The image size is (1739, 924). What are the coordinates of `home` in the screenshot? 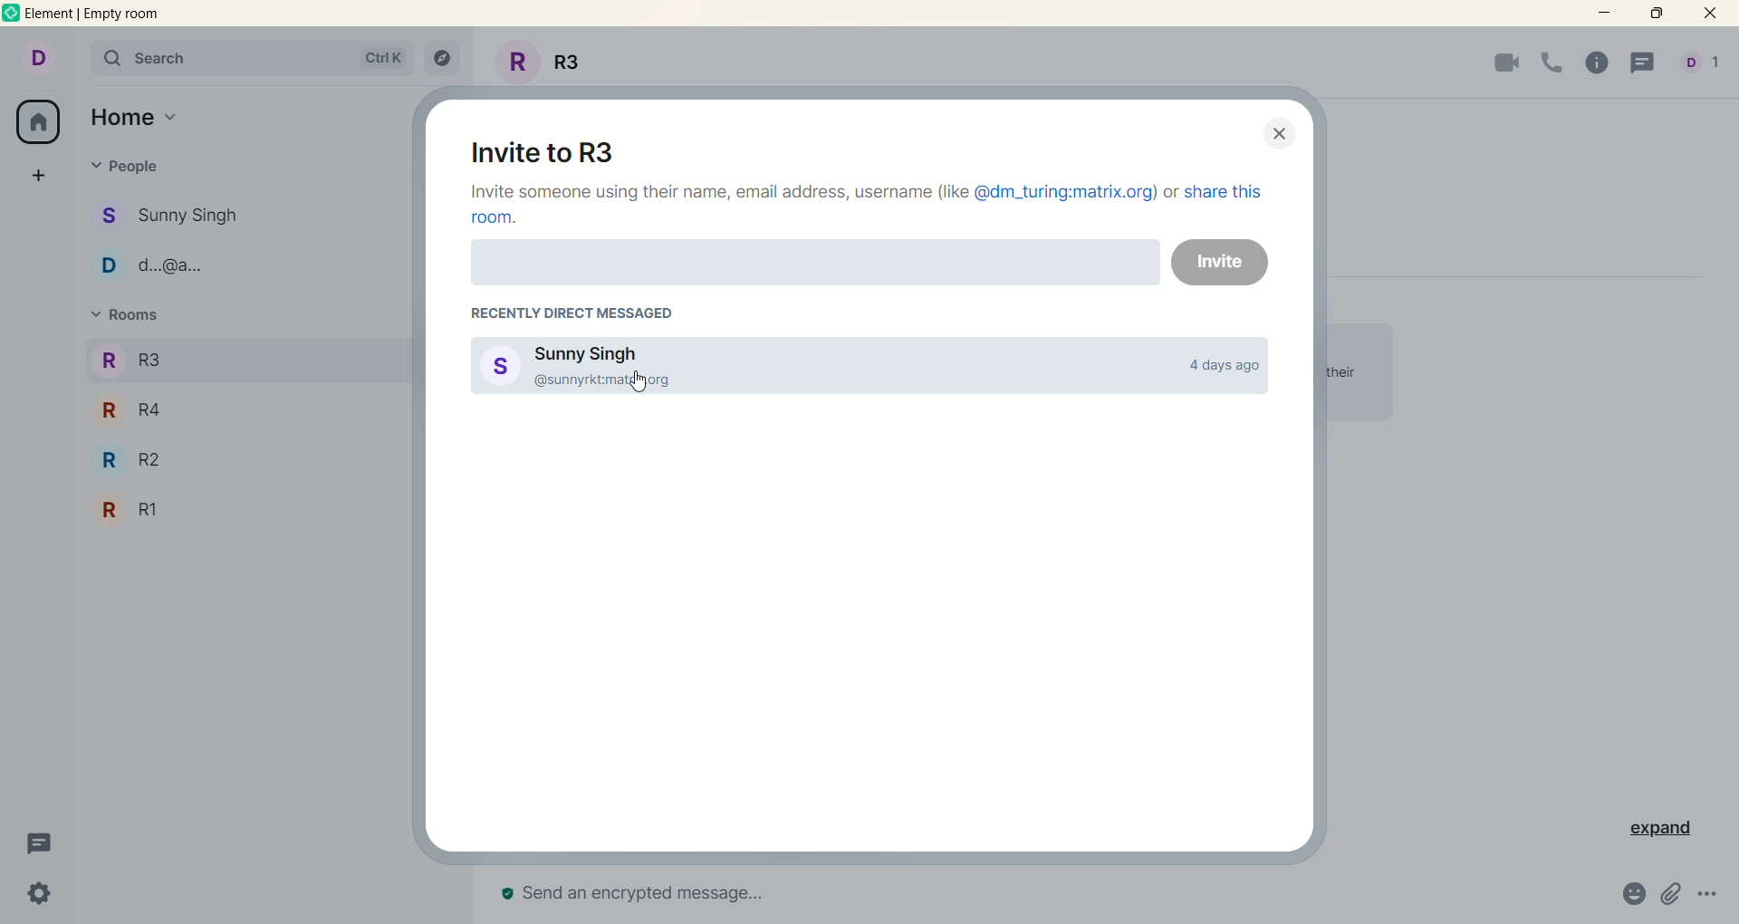 It's located at (139, 118).